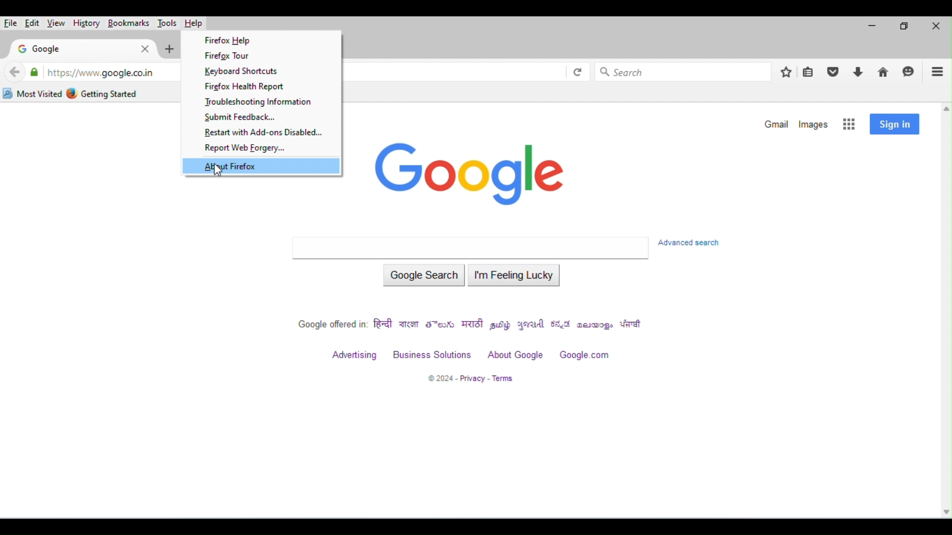 The width and height of the screenshot is (952, 535). Describe the element at coordinates (533, 325) in the screenshot. I see `gujrati` at that location.